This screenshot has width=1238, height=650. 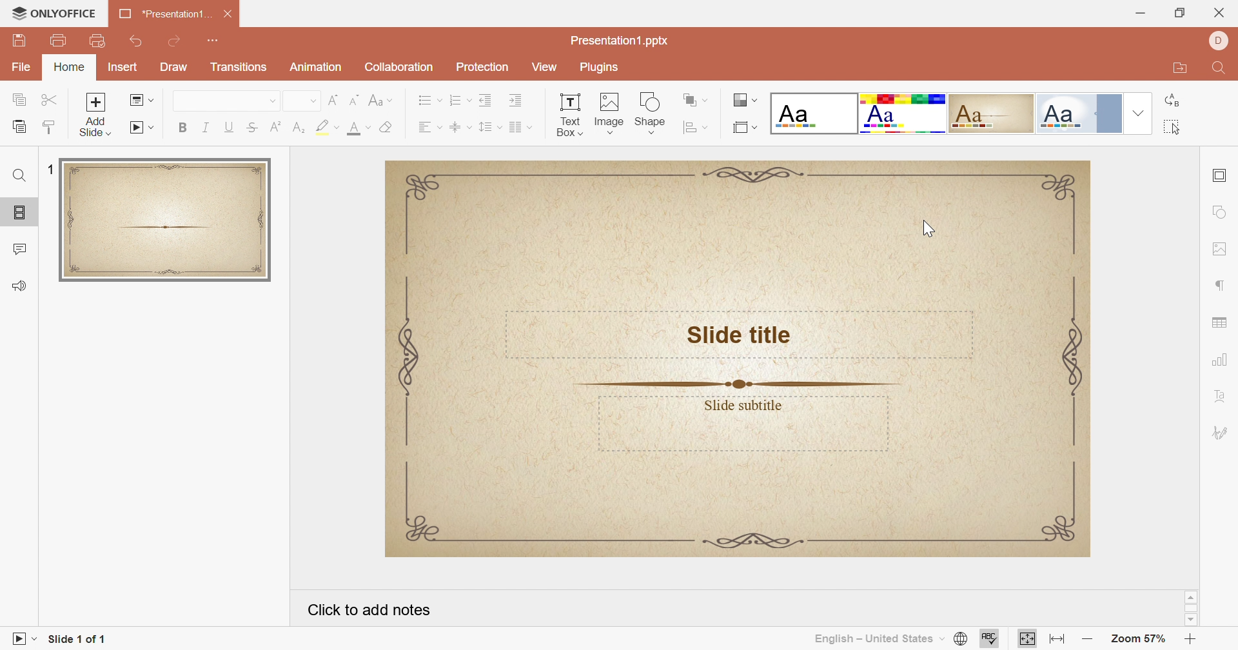 What do you see at coordinates (297, 127) in the screenshot?
I see `Subscript` at bounding box center [297, 127].